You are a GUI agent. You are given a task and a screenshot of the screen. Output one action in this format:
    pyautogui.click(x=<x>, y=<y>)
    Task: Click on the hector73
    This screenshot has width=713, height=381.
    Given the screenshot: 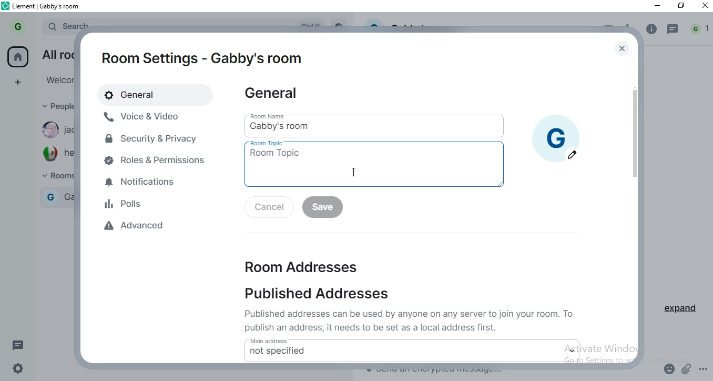 What is the action you would take?
    pyautogui.click(x=56, y=154)
    